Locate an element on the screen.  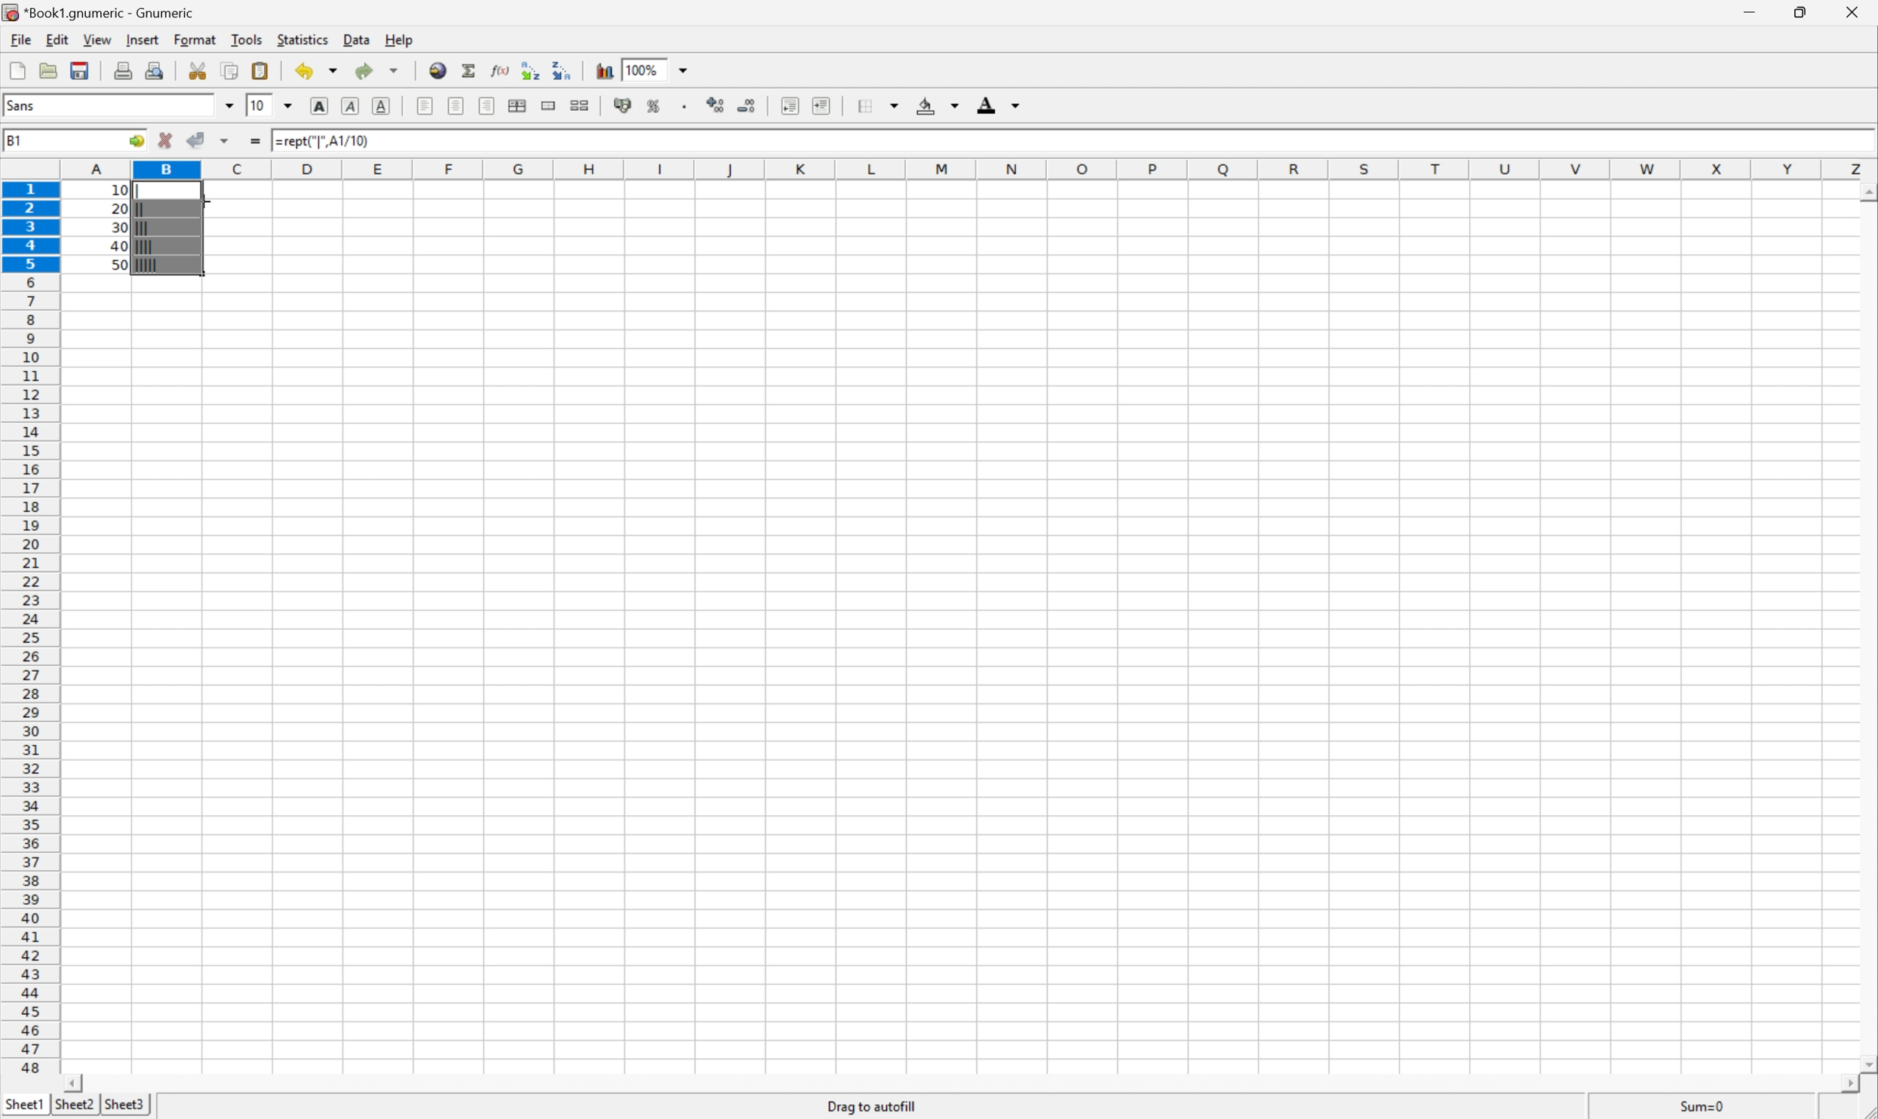
Drop Down is located at coordinates (287, 106).